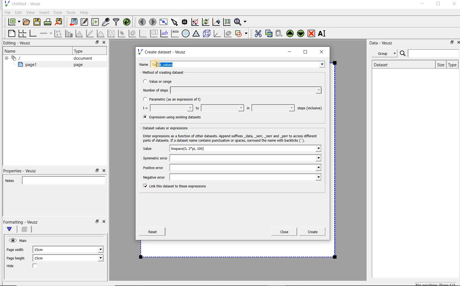  Describe the element at coordinates (21, 222) in the screenshot. I see `Formatting - Veusz` at that location.